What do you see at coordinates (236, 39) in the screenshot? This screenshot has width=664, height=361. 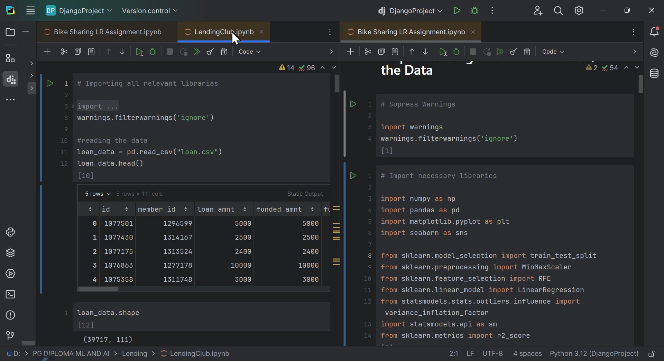 I see `cursor` at bounding box center [236, 39].